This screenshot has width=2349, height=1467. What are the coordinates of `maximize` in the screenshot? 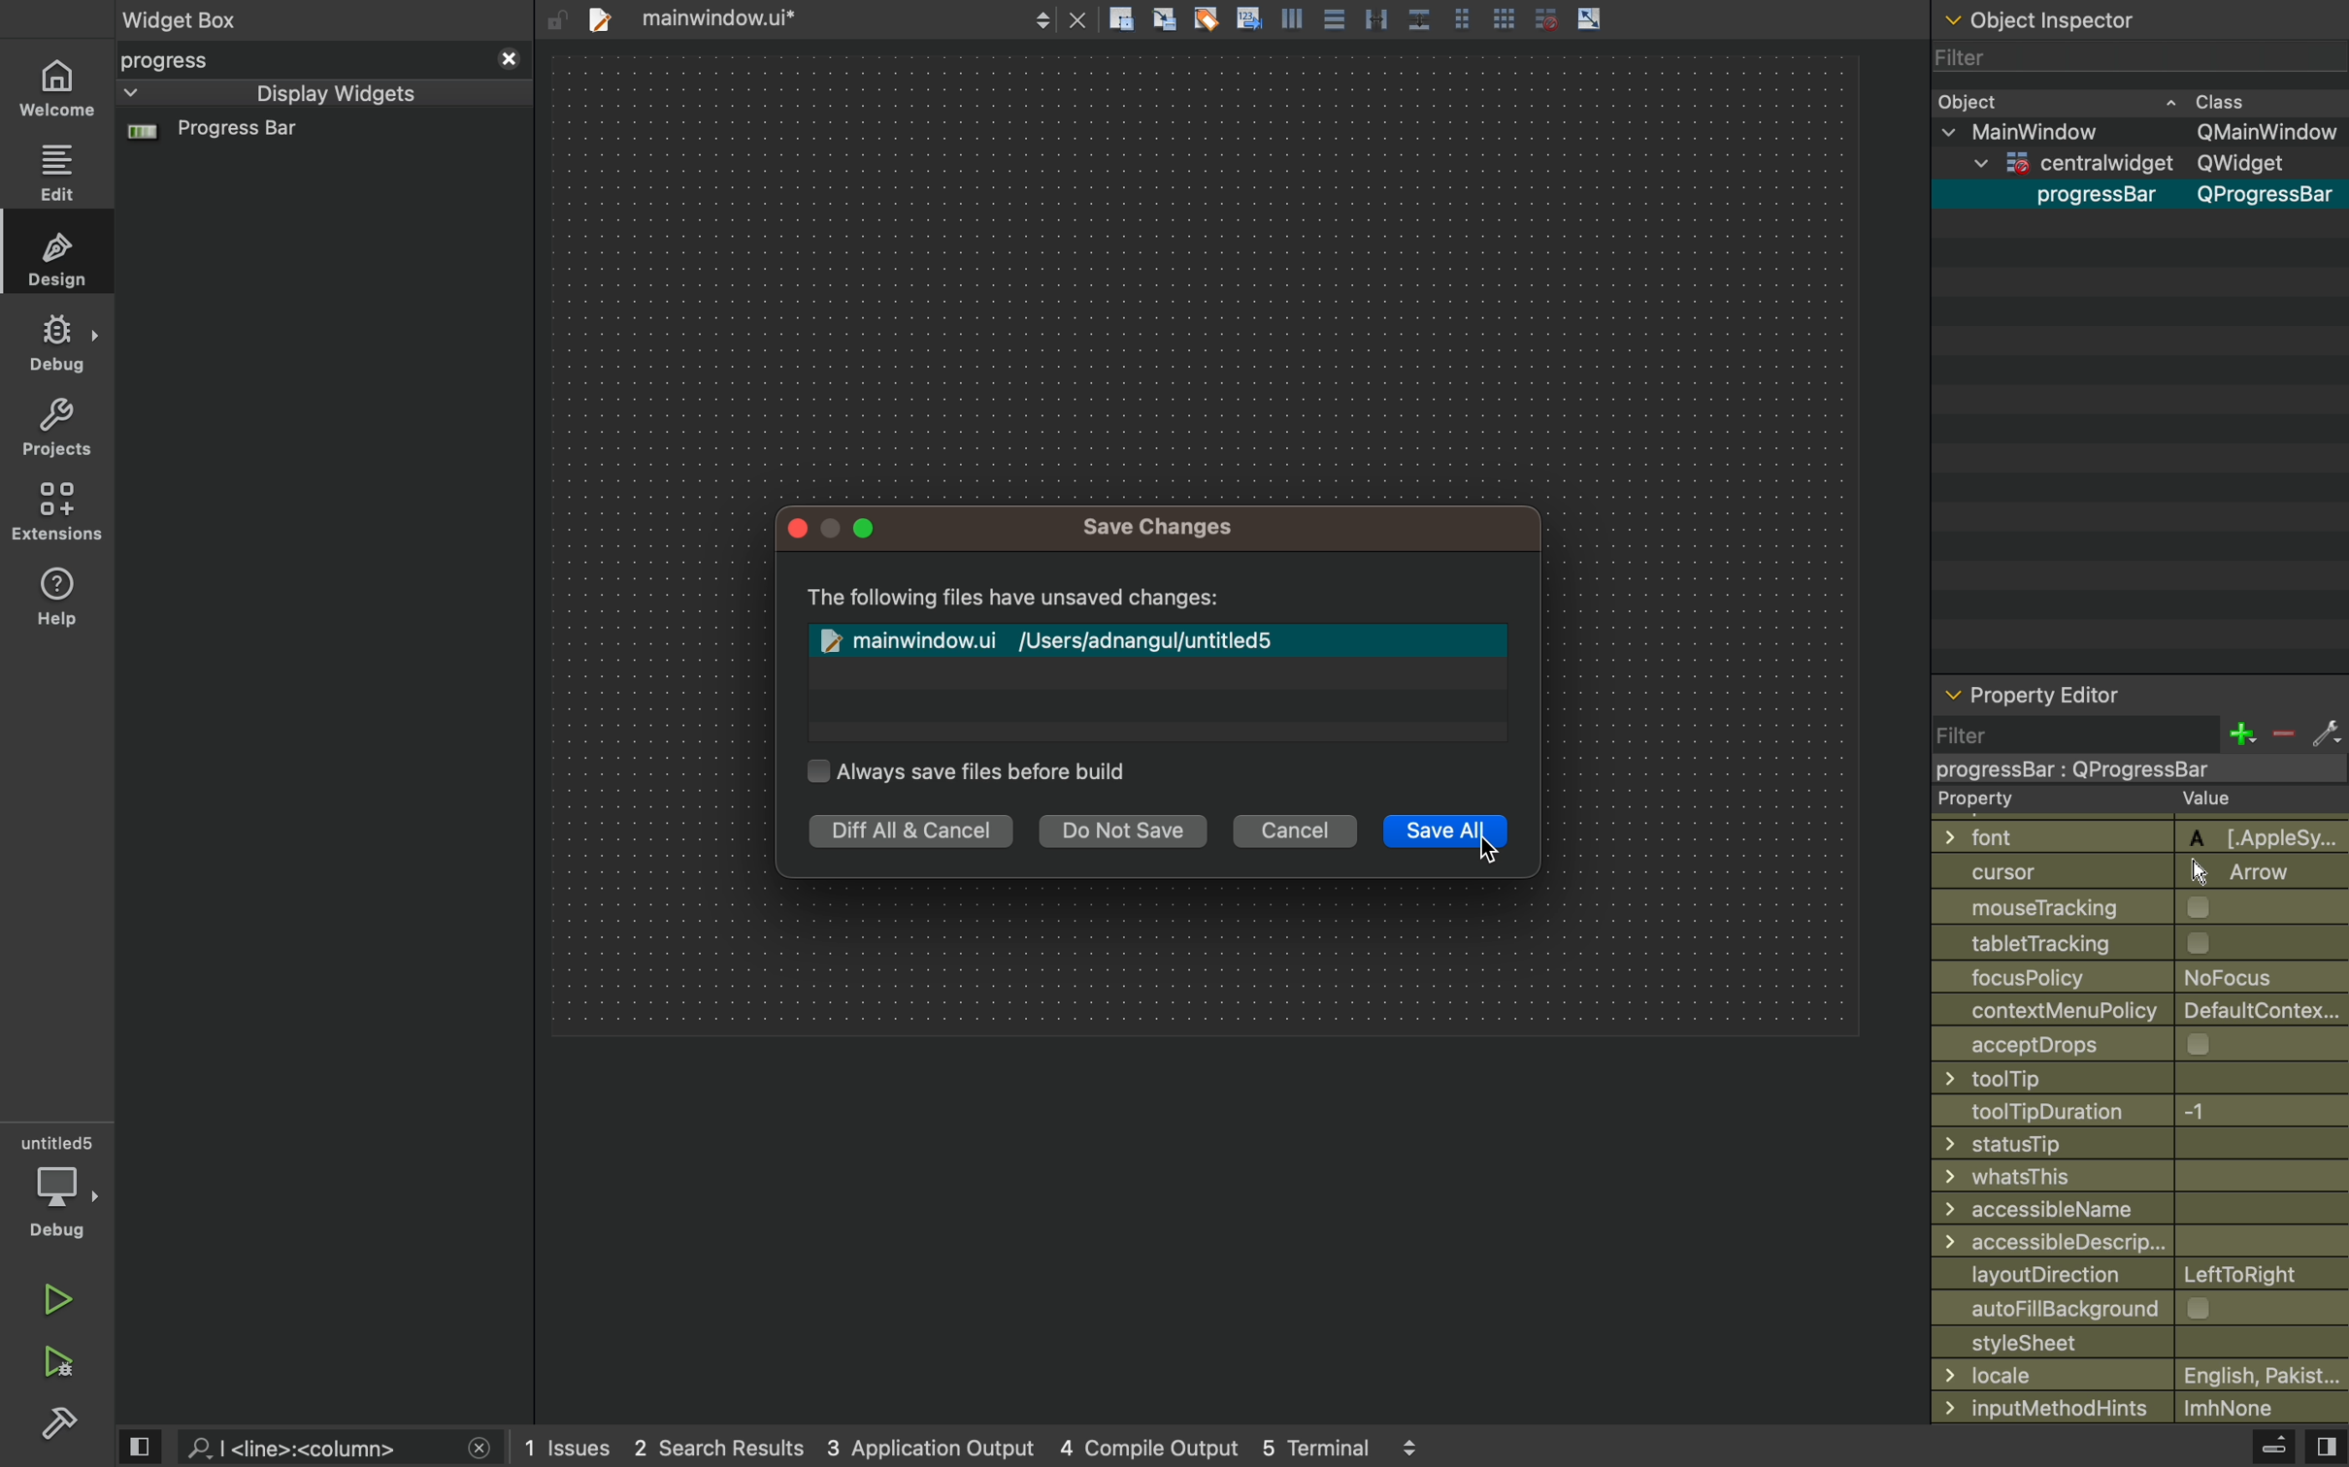 It's located at (864, 530).